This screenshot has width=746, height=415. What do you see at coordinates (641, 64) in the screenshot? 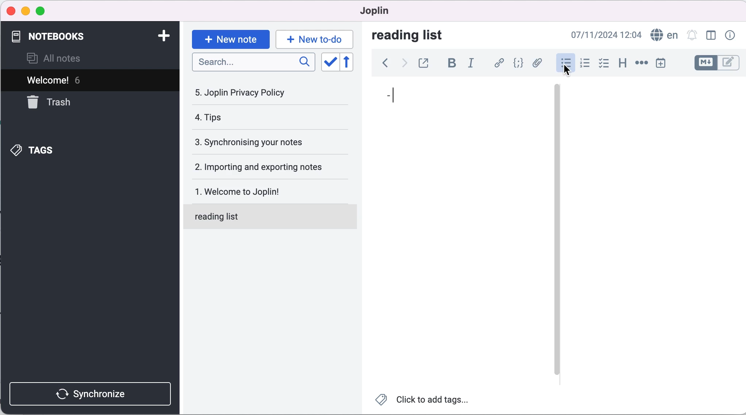
I see `horizontal rule` at bounding box center [641, 64].